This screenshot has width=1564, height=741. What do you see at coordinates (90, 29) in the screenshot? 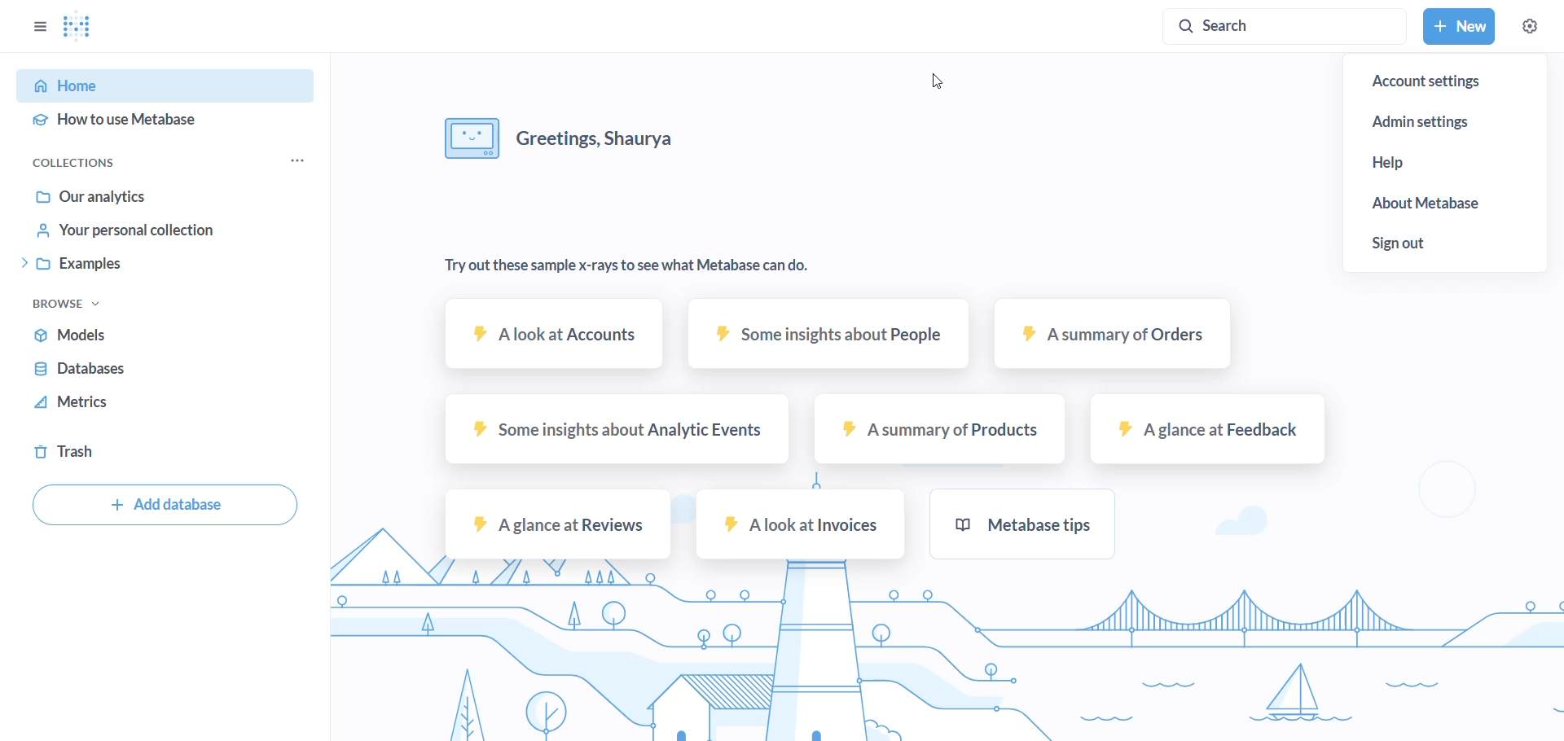
I see `LOGO` at bounding box center [90, 29].